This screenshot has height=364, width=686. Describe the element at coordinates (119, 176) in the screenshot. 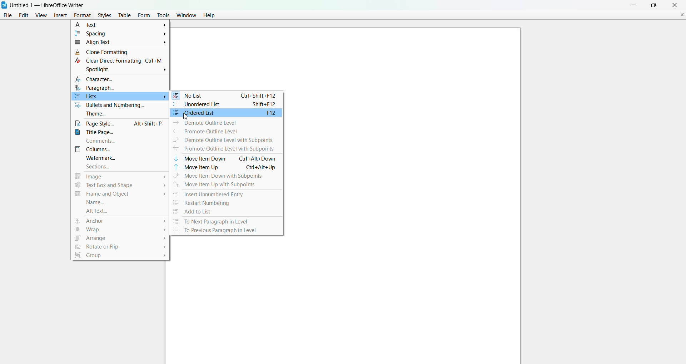

I see `image` at that location.